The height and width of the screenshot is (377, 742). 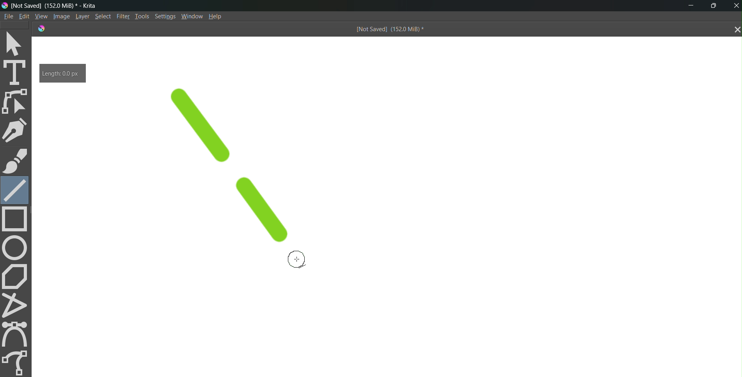 What do you see at coordinates (688, 6) in the screenshot?
I see `minimize` at bounding box center [688, 6].